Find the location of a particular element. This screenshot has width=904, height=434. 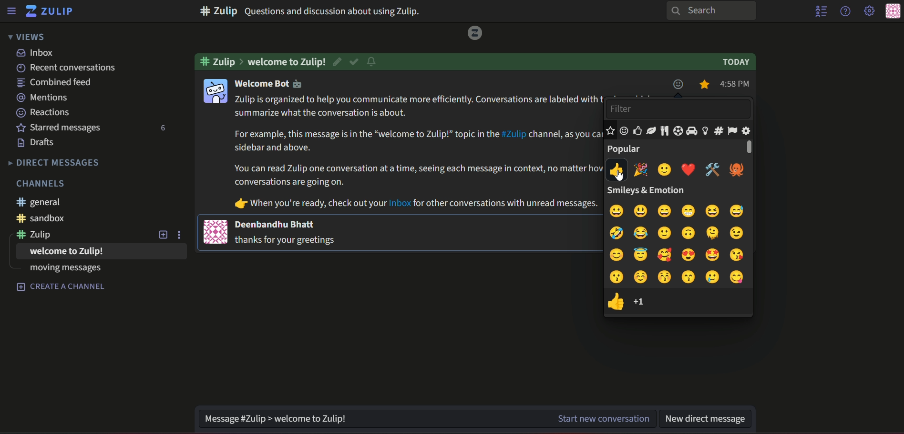

Filter is located at coordinates (679, 108).